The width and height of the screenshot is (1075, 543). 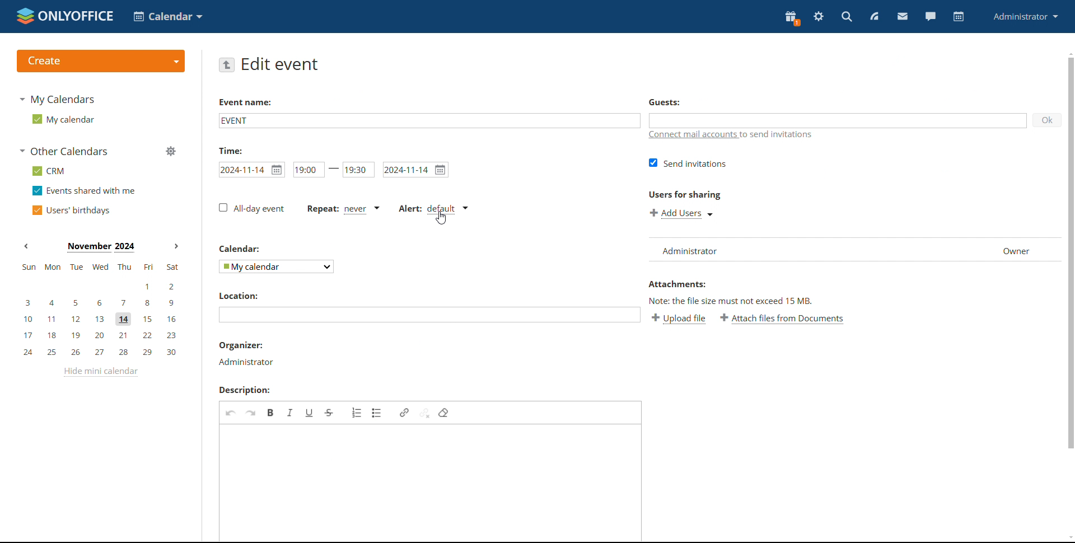 What do you see at coordinates (245, 104) in the screenshot?
I see `event name` at bounding box center [245, 104].